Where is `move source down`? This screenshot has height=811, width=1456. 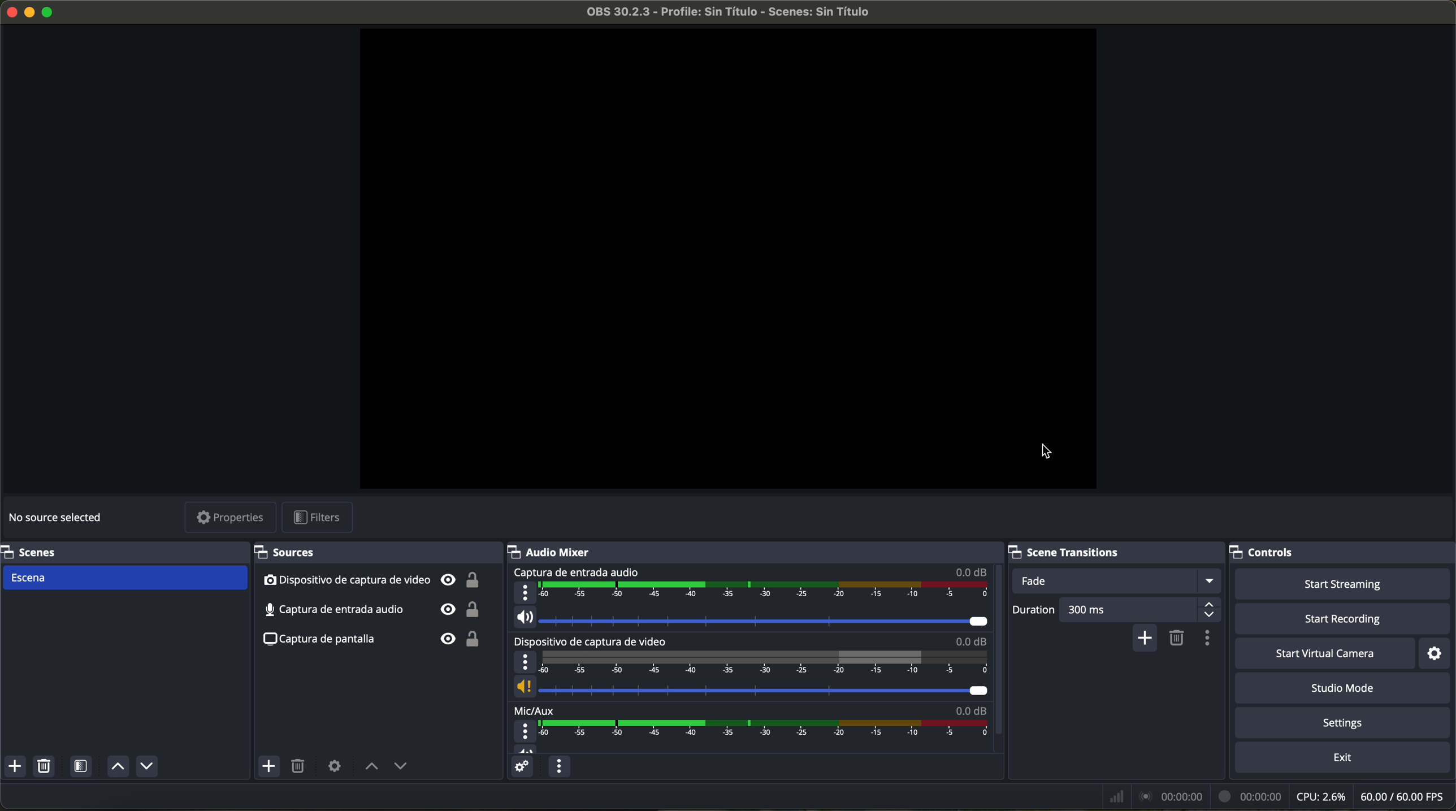
move source down is located at coordinates (400, 767).